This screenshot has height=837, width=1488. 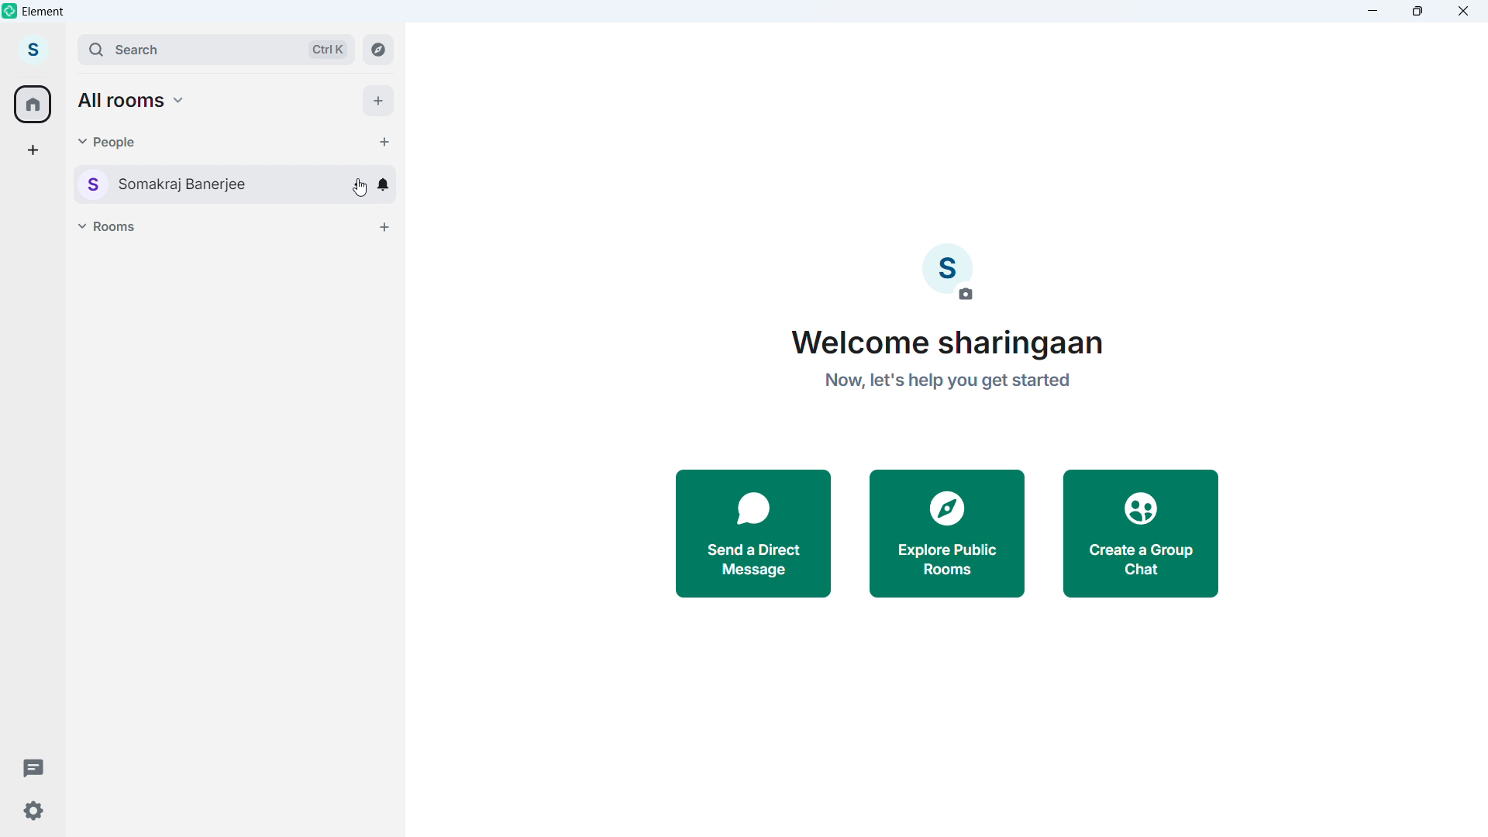 What do you see at coordinates (1463, 12) in the screenshot?
I see `Close ` at bounding box center [1463, 12].